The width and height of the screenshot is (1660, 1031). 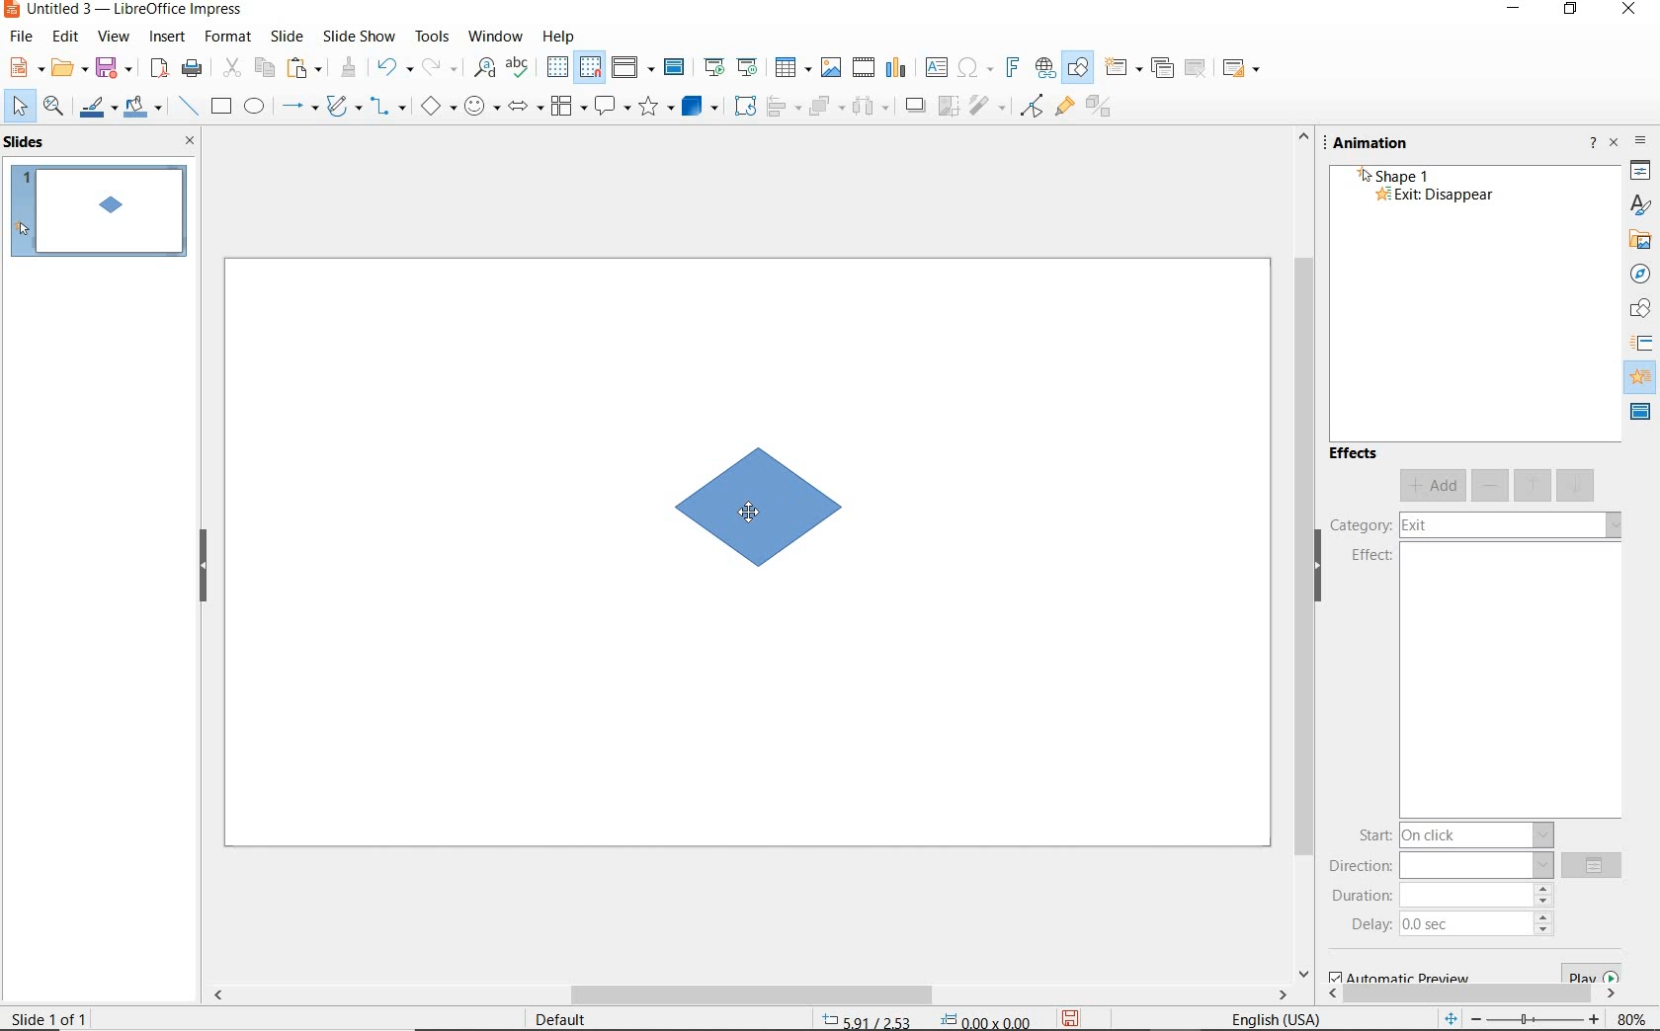 I want to click on lines and arrows, so click(x=299, y=107).